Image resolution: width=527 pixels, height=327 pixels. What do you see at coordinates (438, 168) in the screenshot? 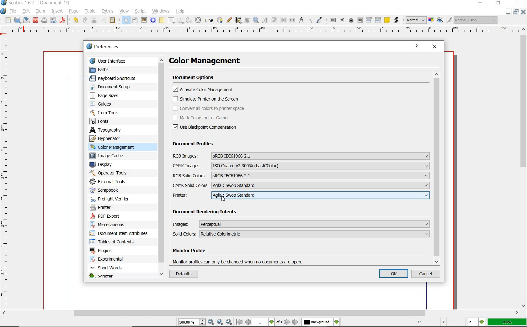
I see `scrollbar` at bounding box center [438, 168].